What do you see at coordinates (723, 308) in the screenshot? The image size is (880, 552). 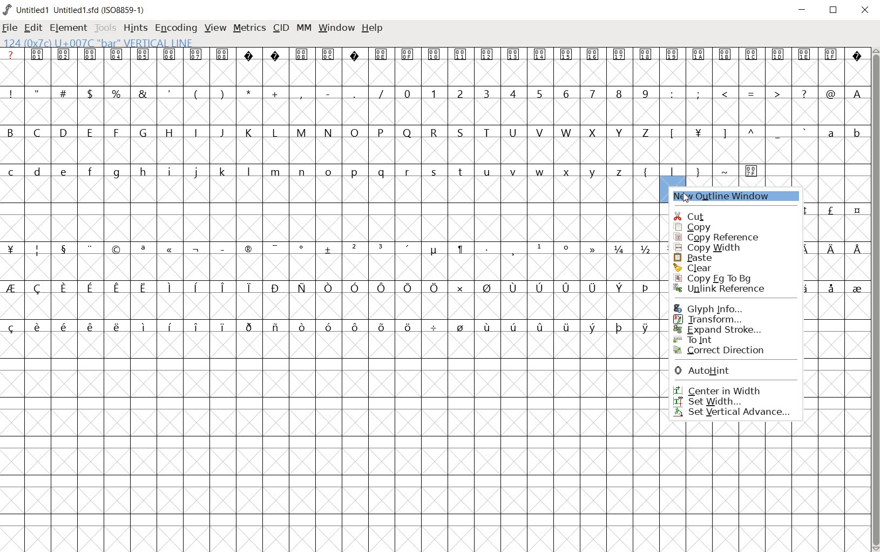 I see `Glyph Info` at bounding box center [723, 308].